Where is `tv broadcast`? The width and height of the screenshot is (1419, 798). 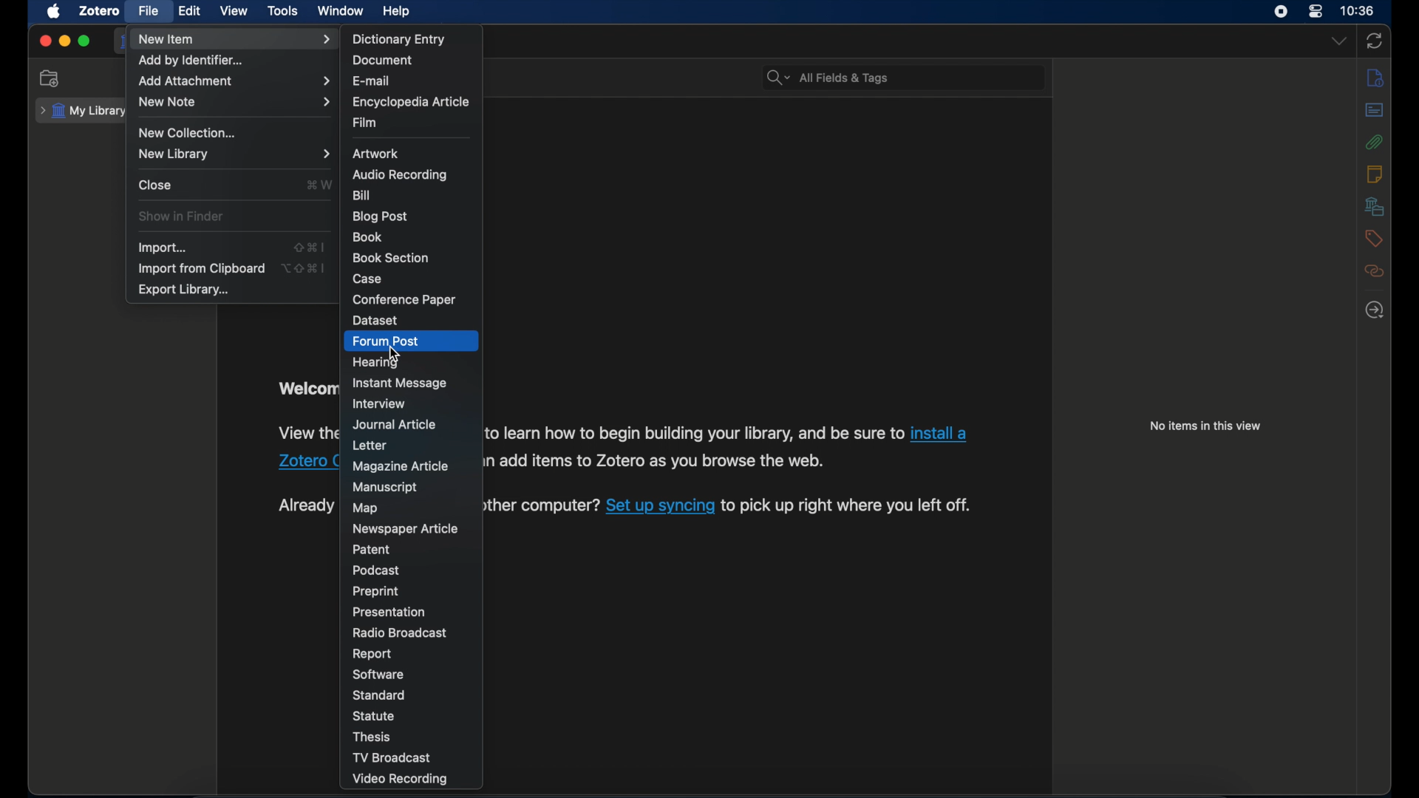 tv broadcast is located at coordinates (391, 757).